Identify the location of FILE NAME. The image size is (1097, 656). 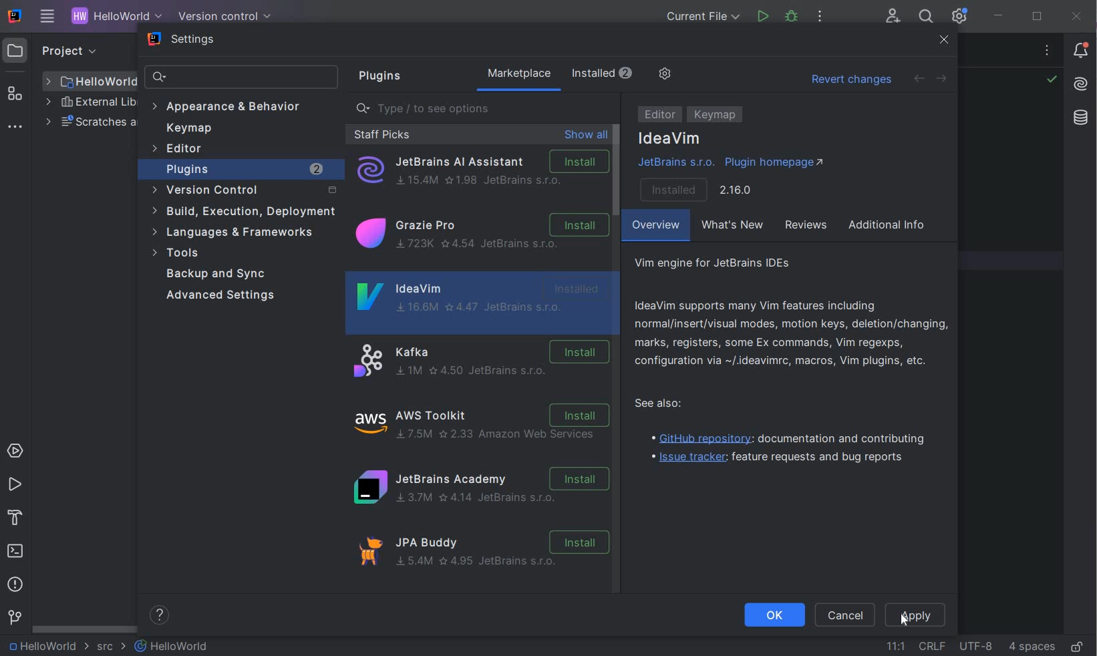
(90, 81).